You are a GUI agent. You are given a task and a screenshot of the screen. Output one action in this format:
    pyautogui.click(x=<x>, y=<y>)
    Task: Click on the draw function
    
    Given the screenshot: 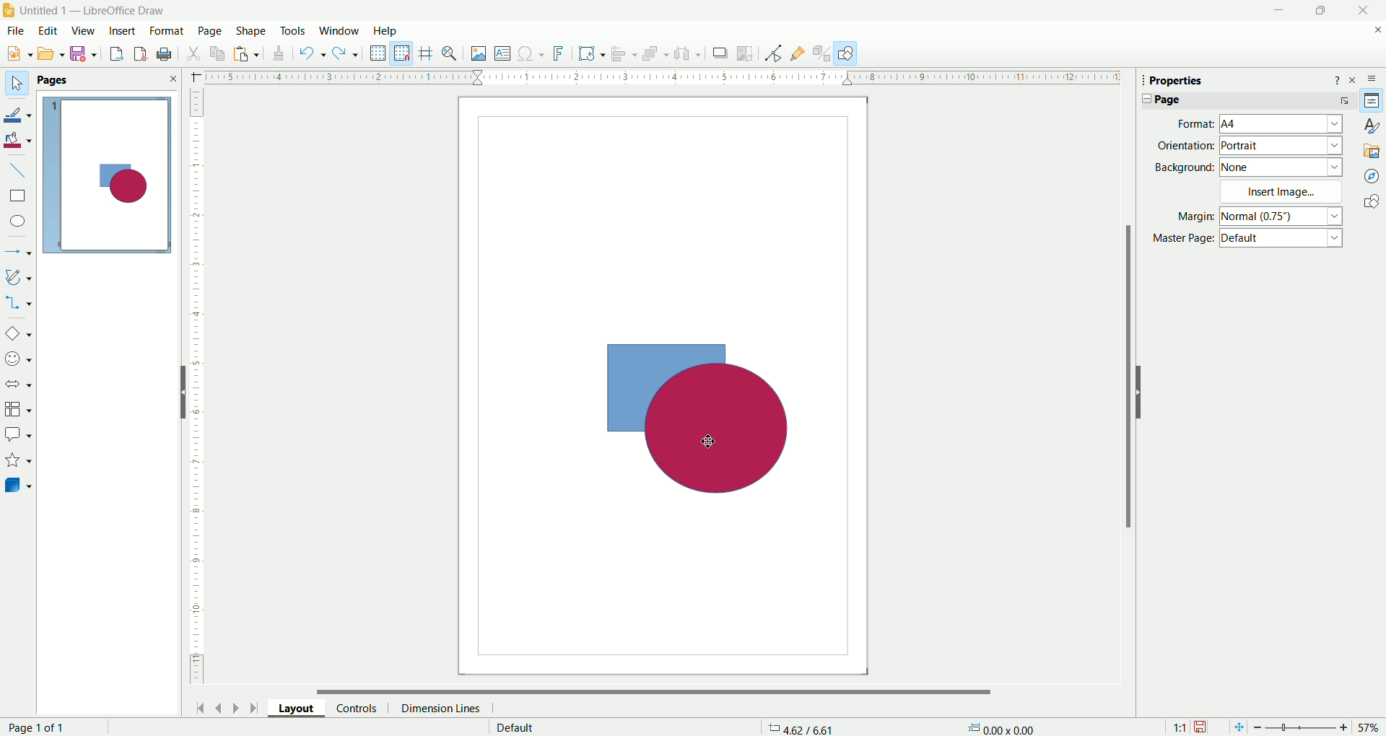 What is the action you would take?
    pyautogui.click(x=848, y=53)
    